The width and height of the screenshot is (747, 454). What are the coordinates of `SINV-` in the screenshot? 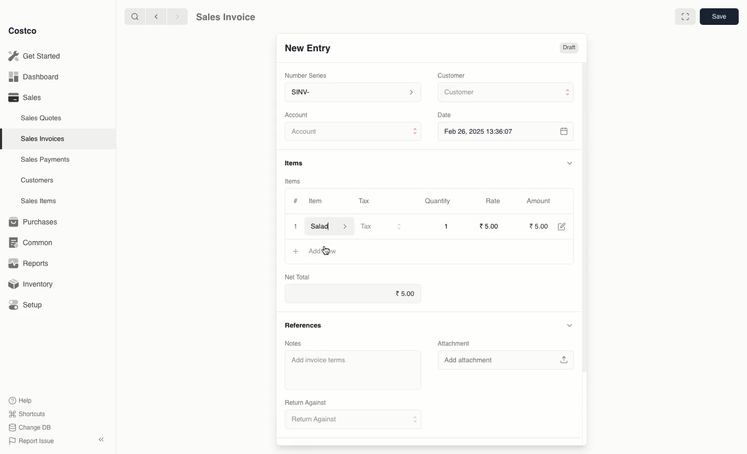 It's located at (352, 93).